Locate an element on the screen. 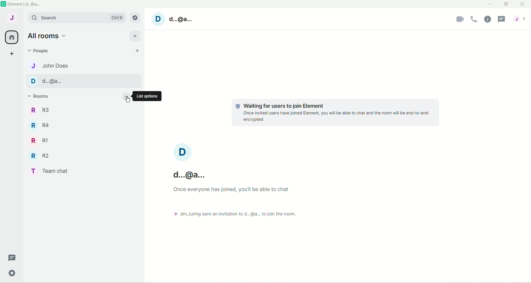 The width and height of the screenshot is (531, 283). User menu is located at coordinates (12, 17).